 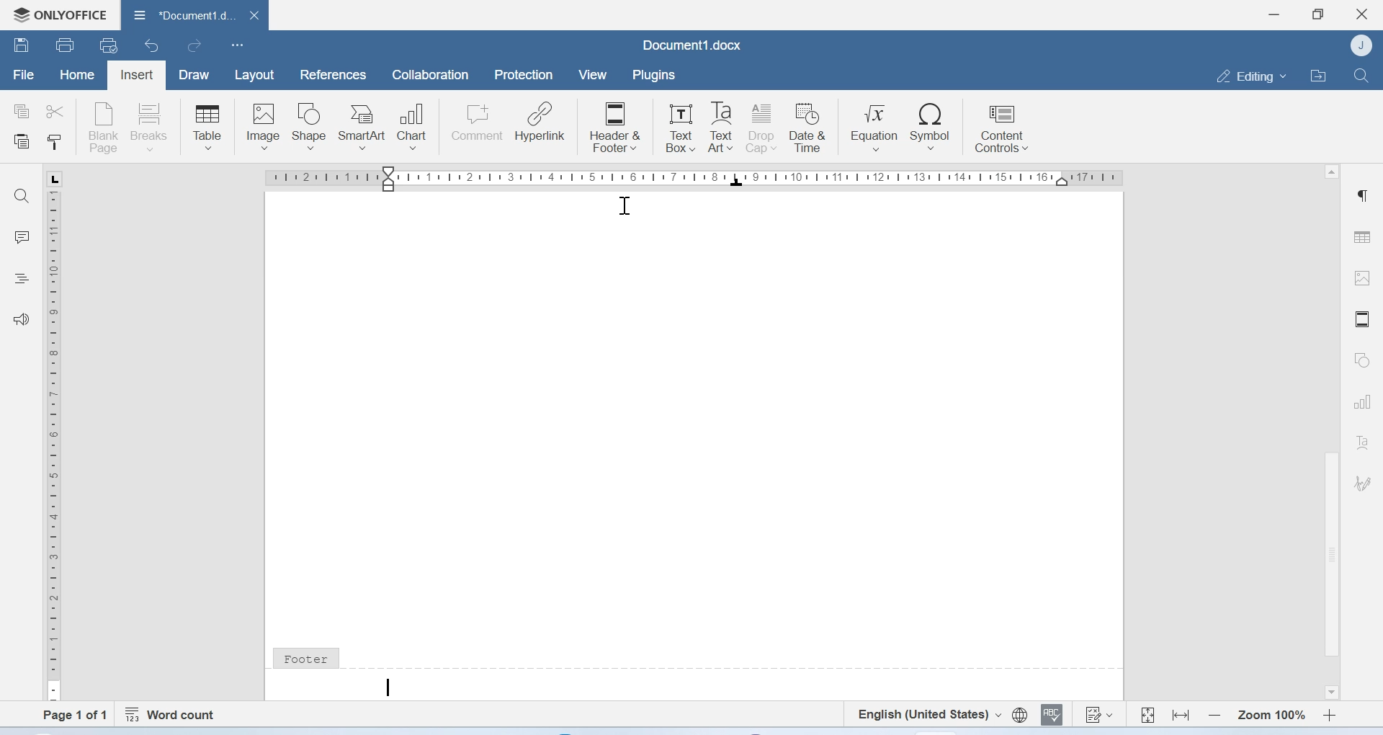 I want to click on Scrollbar, so click(x=1331, y=556).